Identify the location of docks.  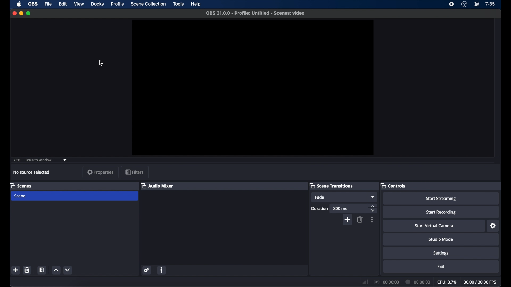
(97, 4).